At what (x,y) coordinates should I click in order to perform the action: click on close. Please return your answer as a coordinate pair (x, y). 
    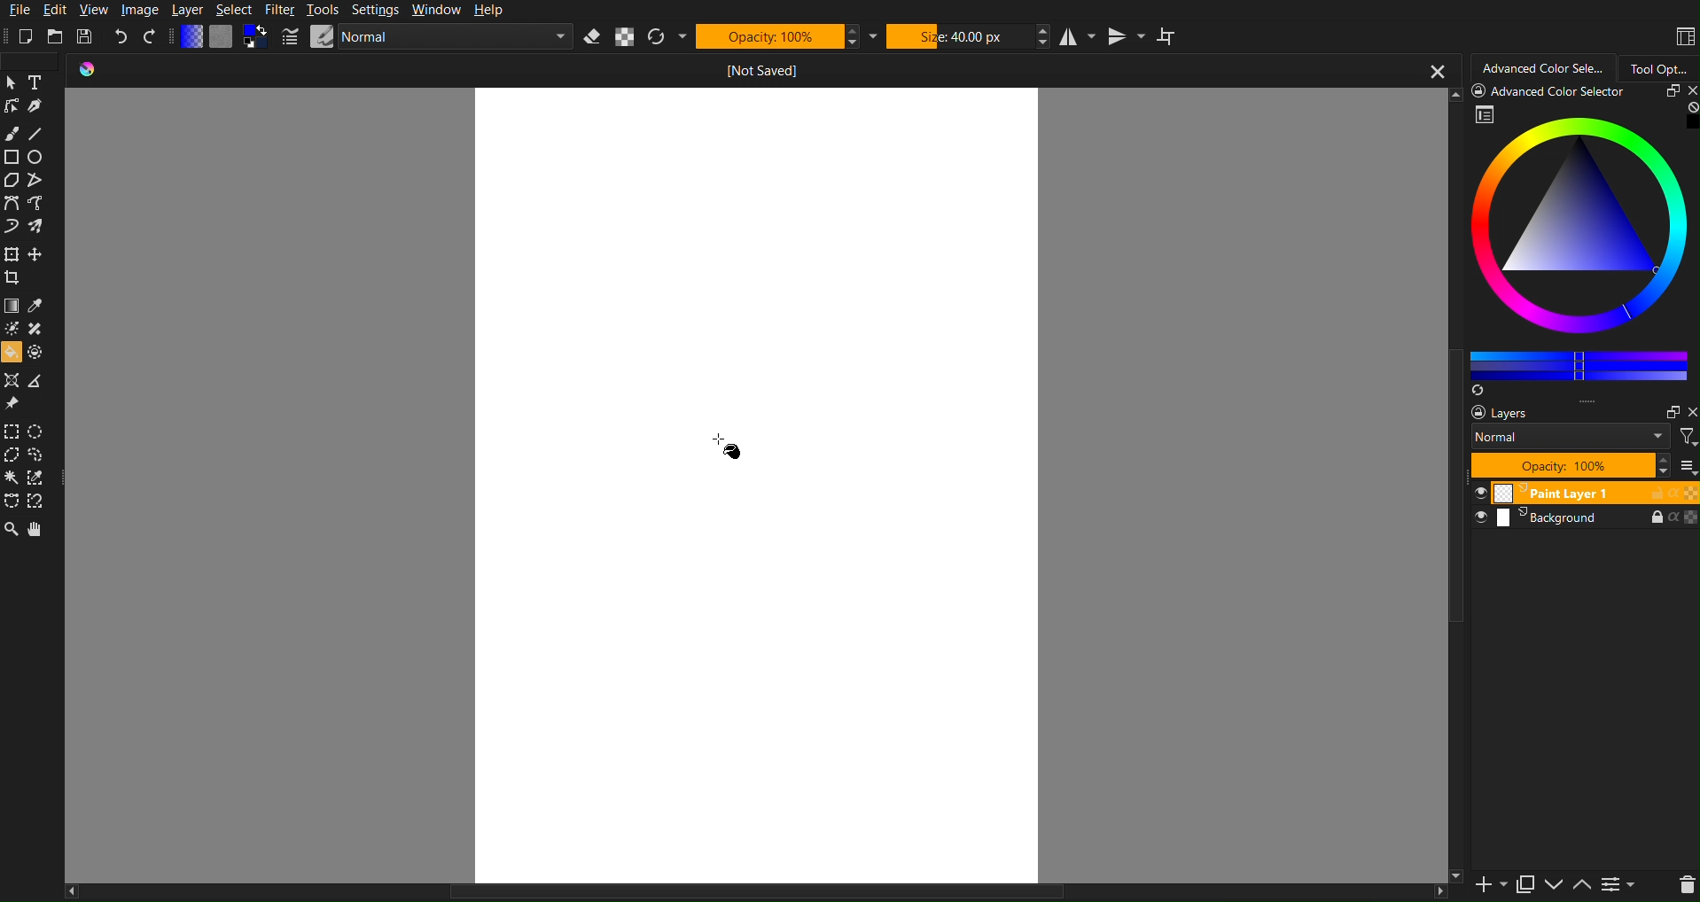
    Looking at the image, I should click on (1687, 90).